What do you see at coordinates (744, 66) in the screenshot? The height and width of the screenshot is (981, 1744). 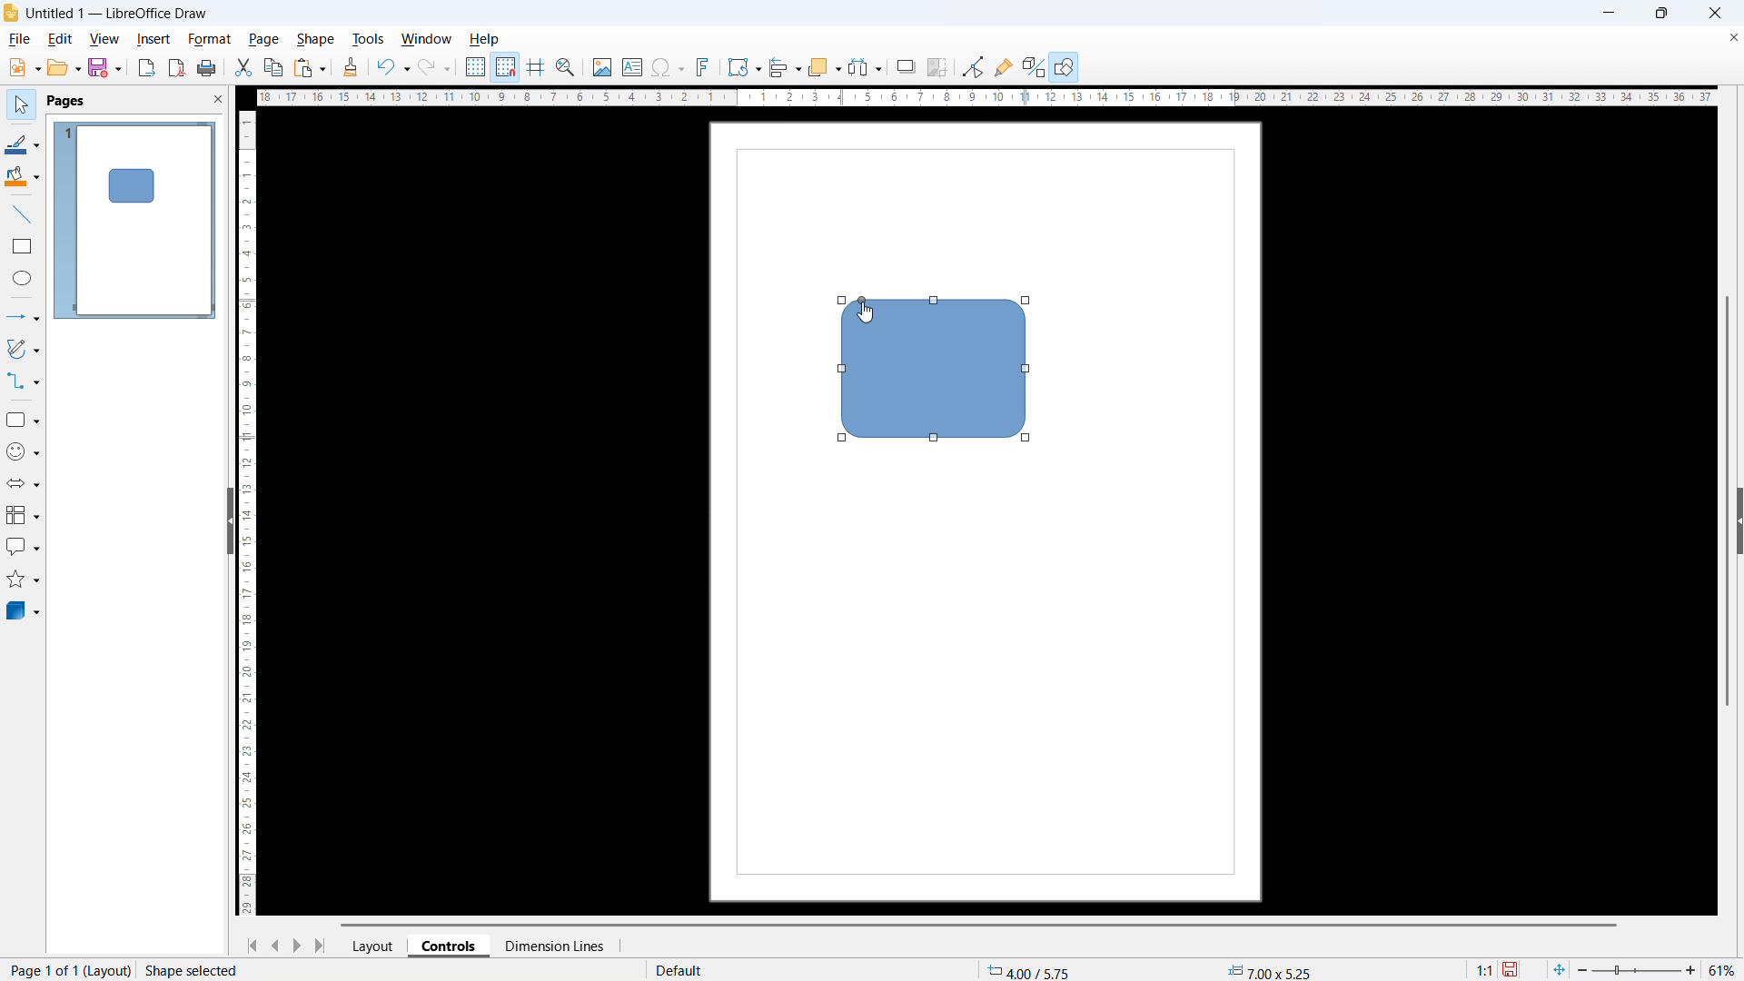 I see `Transformations ` at bounding box center [744, 66].